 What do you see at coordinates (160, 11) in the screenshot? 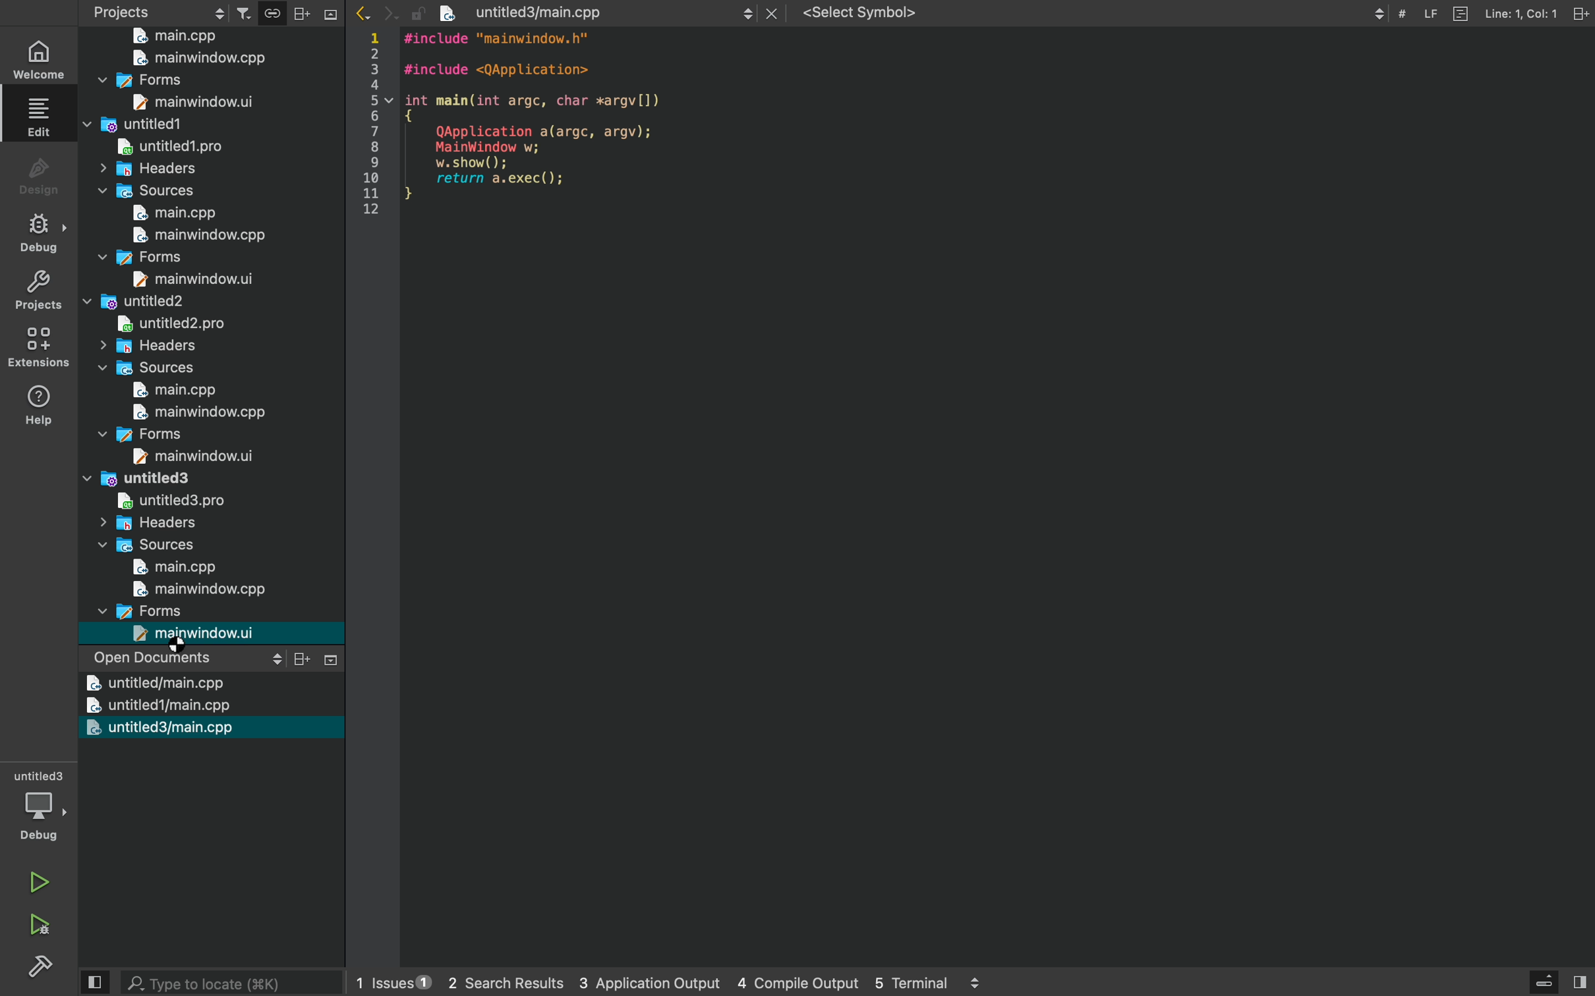
I see `projects` at bounding box center [160, 11].